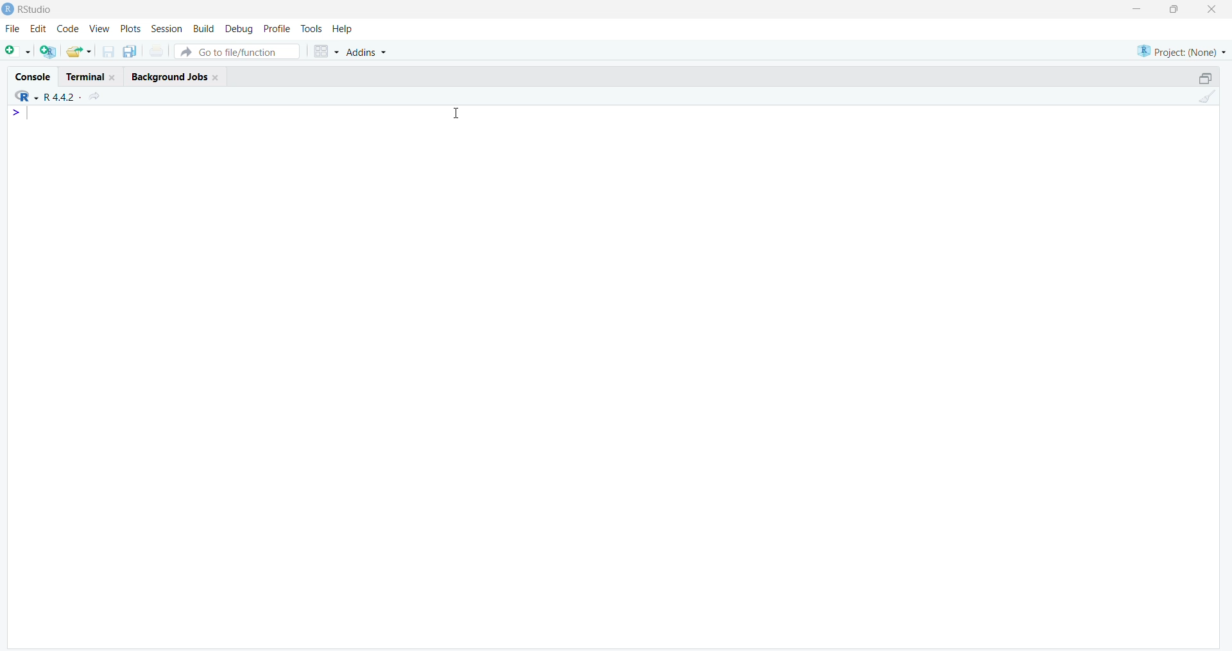 This screenshot has width=1232, height=651. Describe the element at coordinates (1179, 50) in the screenshot. I see `Project (Note)` at that location.